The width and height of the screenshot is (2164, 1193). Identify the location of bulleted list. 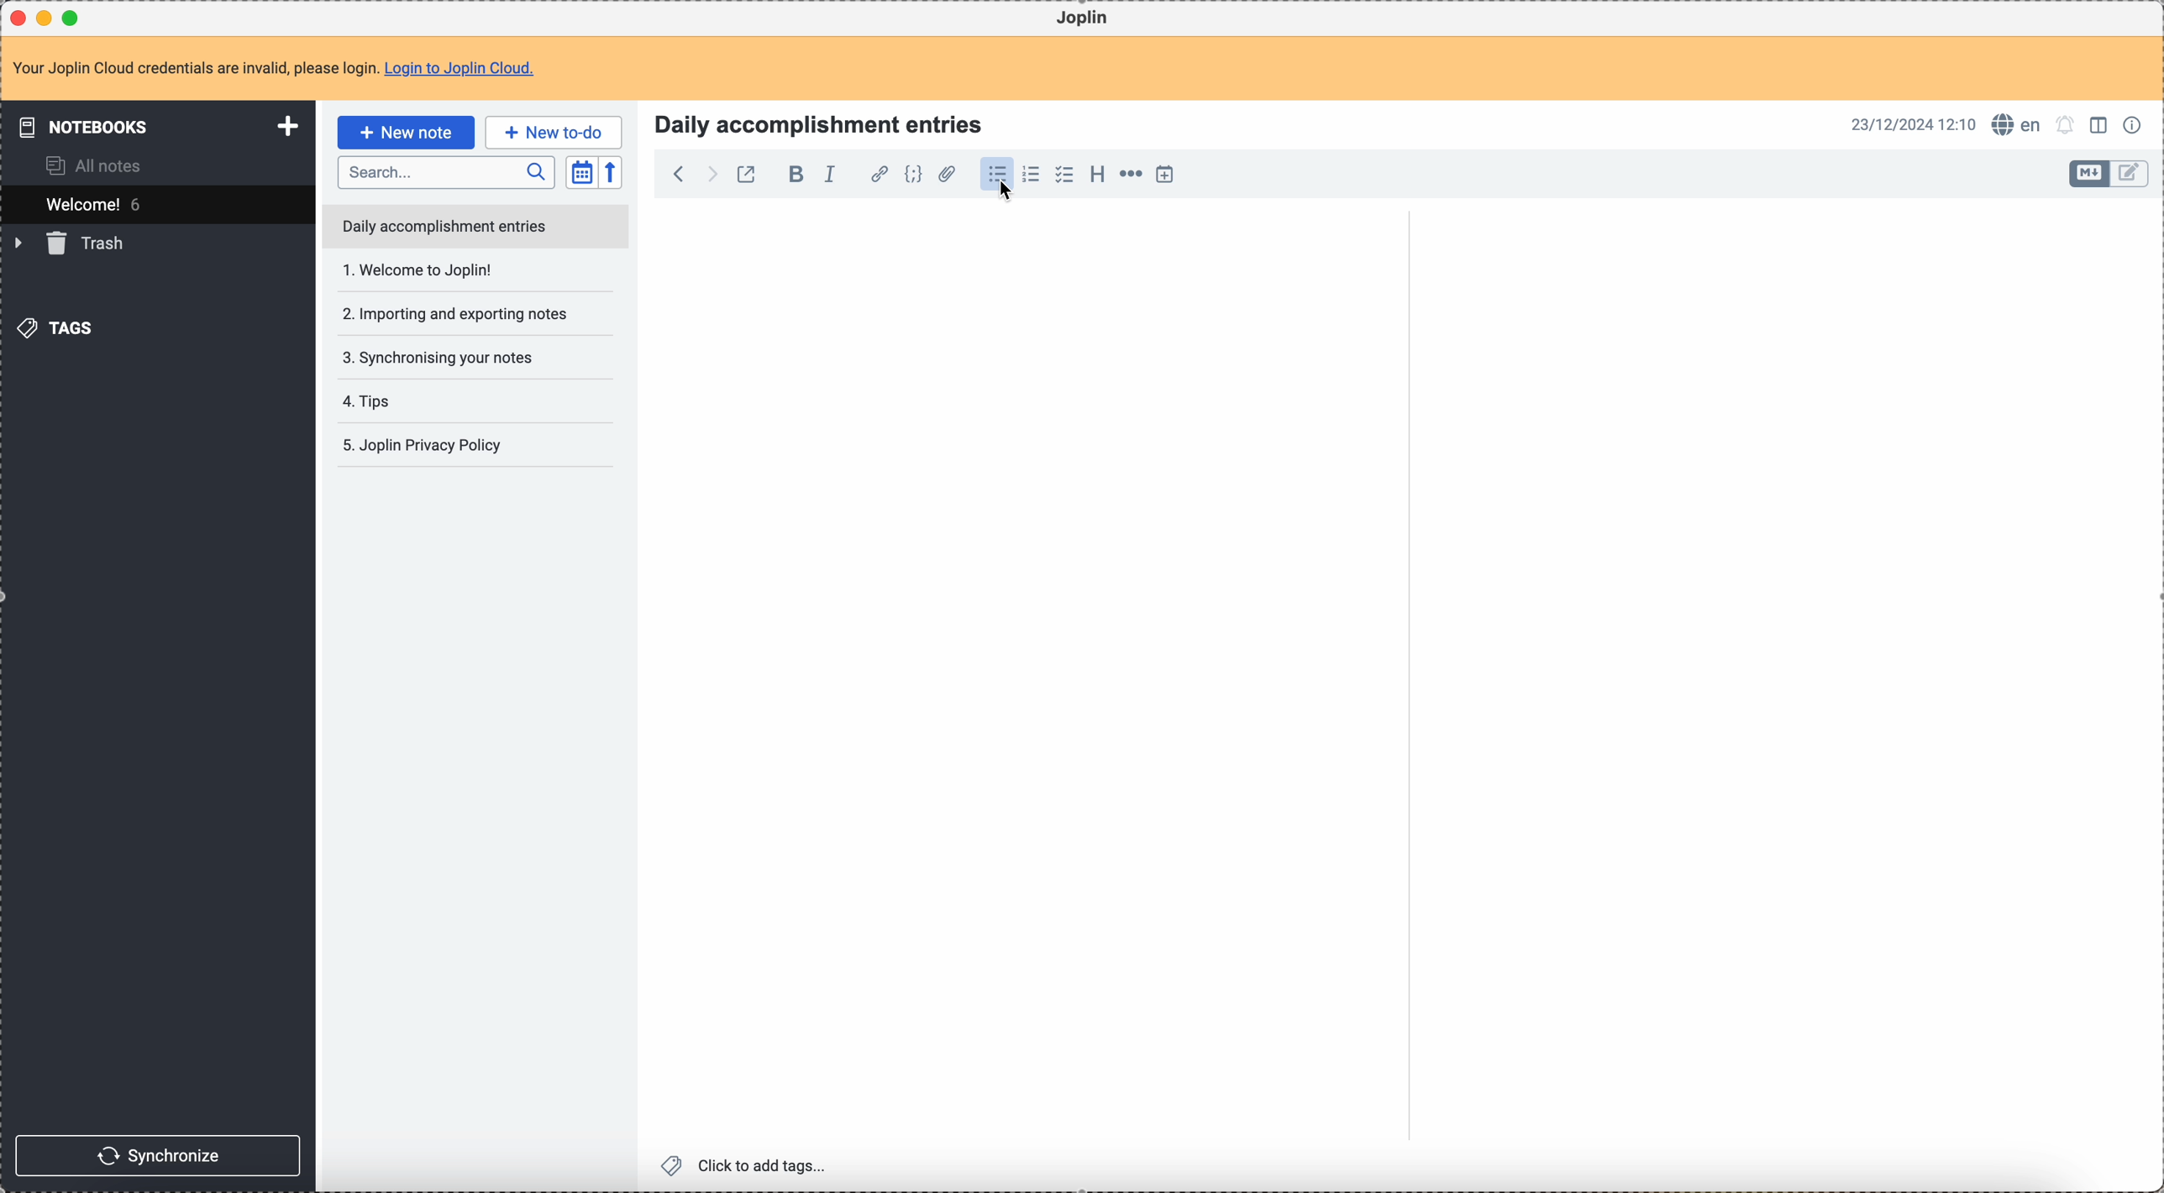
(997, 176).